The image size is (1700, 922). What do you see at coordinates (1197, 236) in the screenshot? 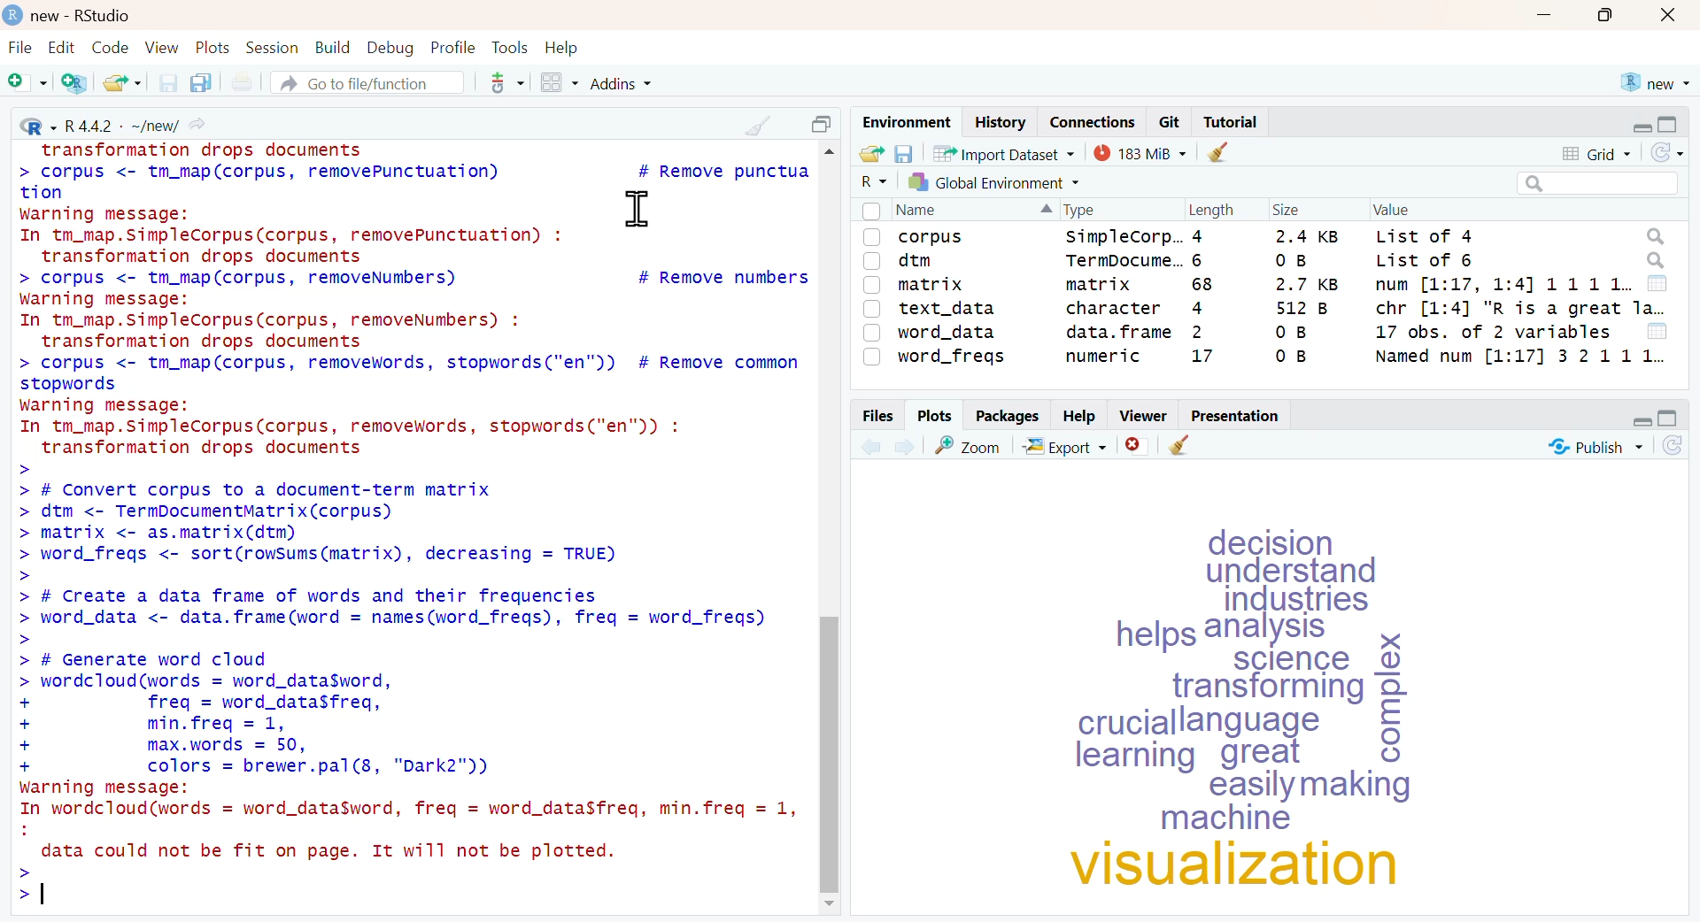
I see `4` at bounding box center [1197, 236].